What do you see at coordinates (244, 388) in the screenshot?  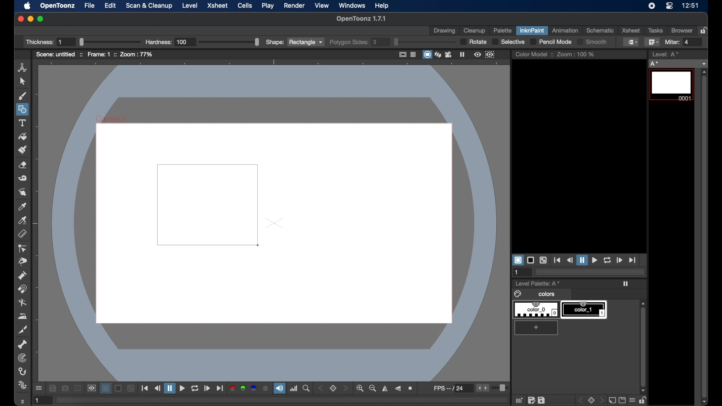 I see `green channel` at bounding box center [244, 388].